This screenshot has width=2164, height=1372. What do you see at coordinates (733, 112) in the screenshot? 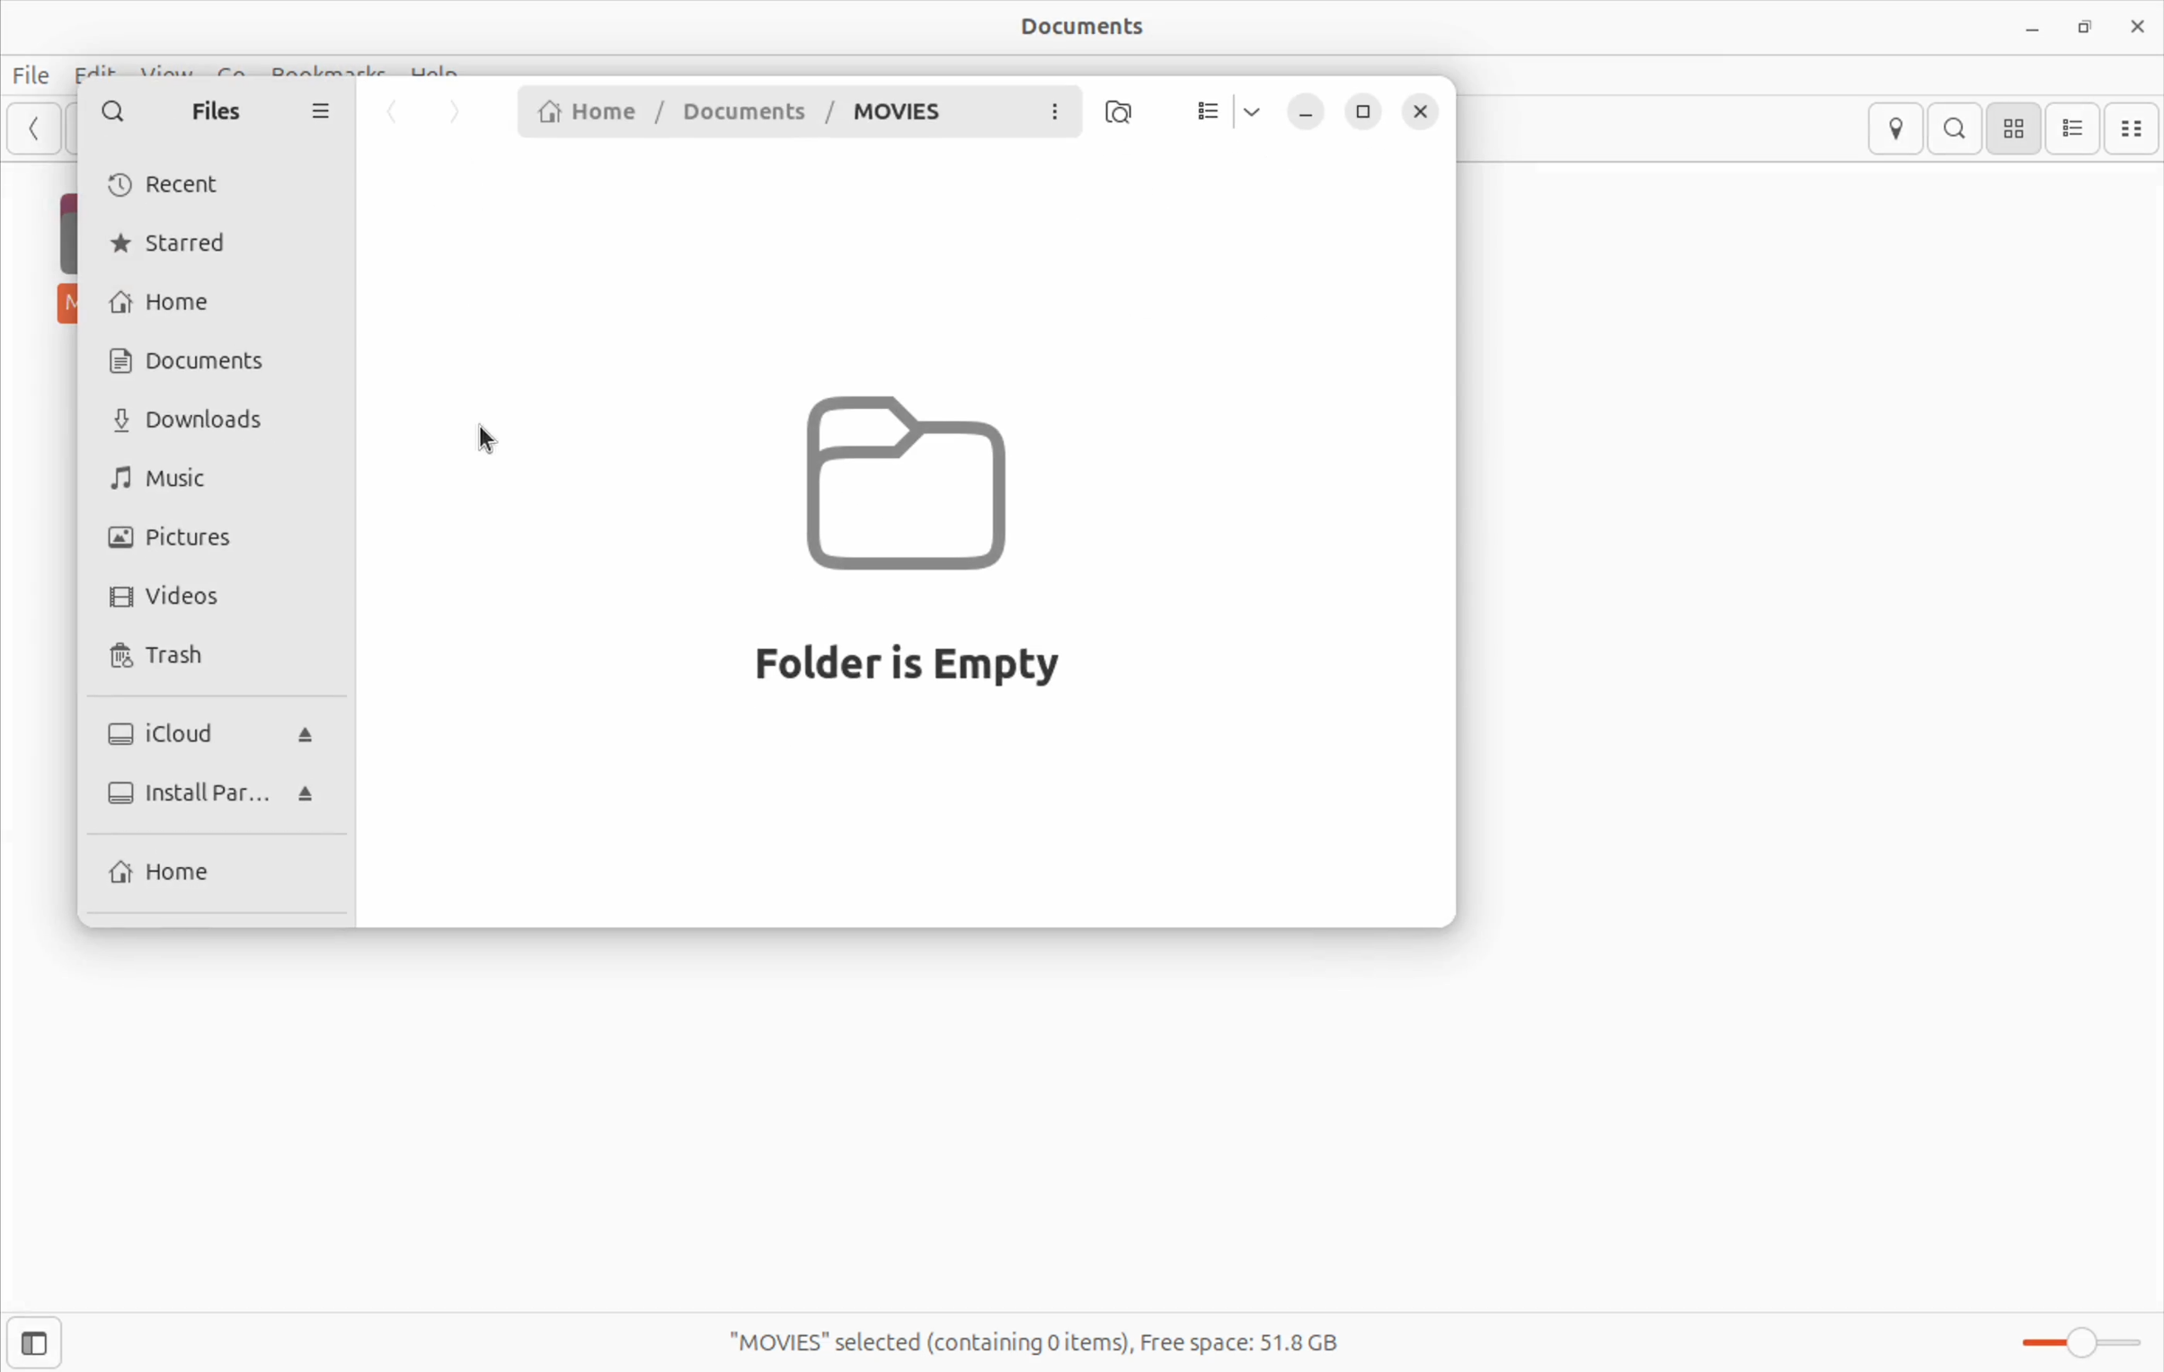
I see `Home / Documents / MOVIES` at bounding box center [733, 112].